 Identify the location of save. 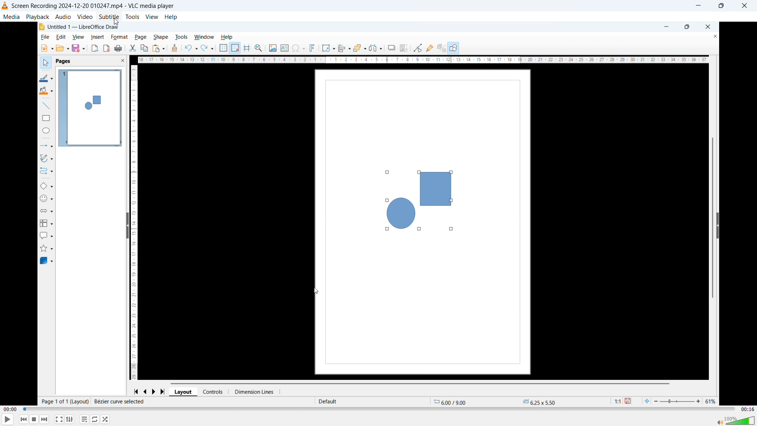
(79, 49).